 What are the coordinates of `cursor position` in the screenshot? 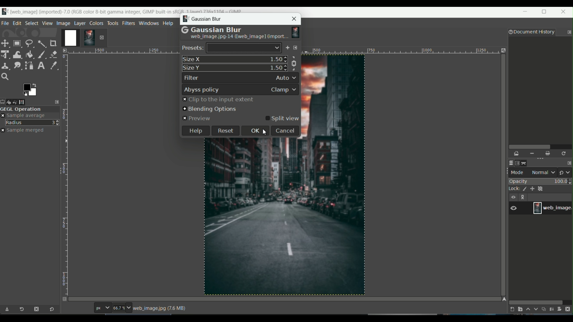 It's located at (78, 309).